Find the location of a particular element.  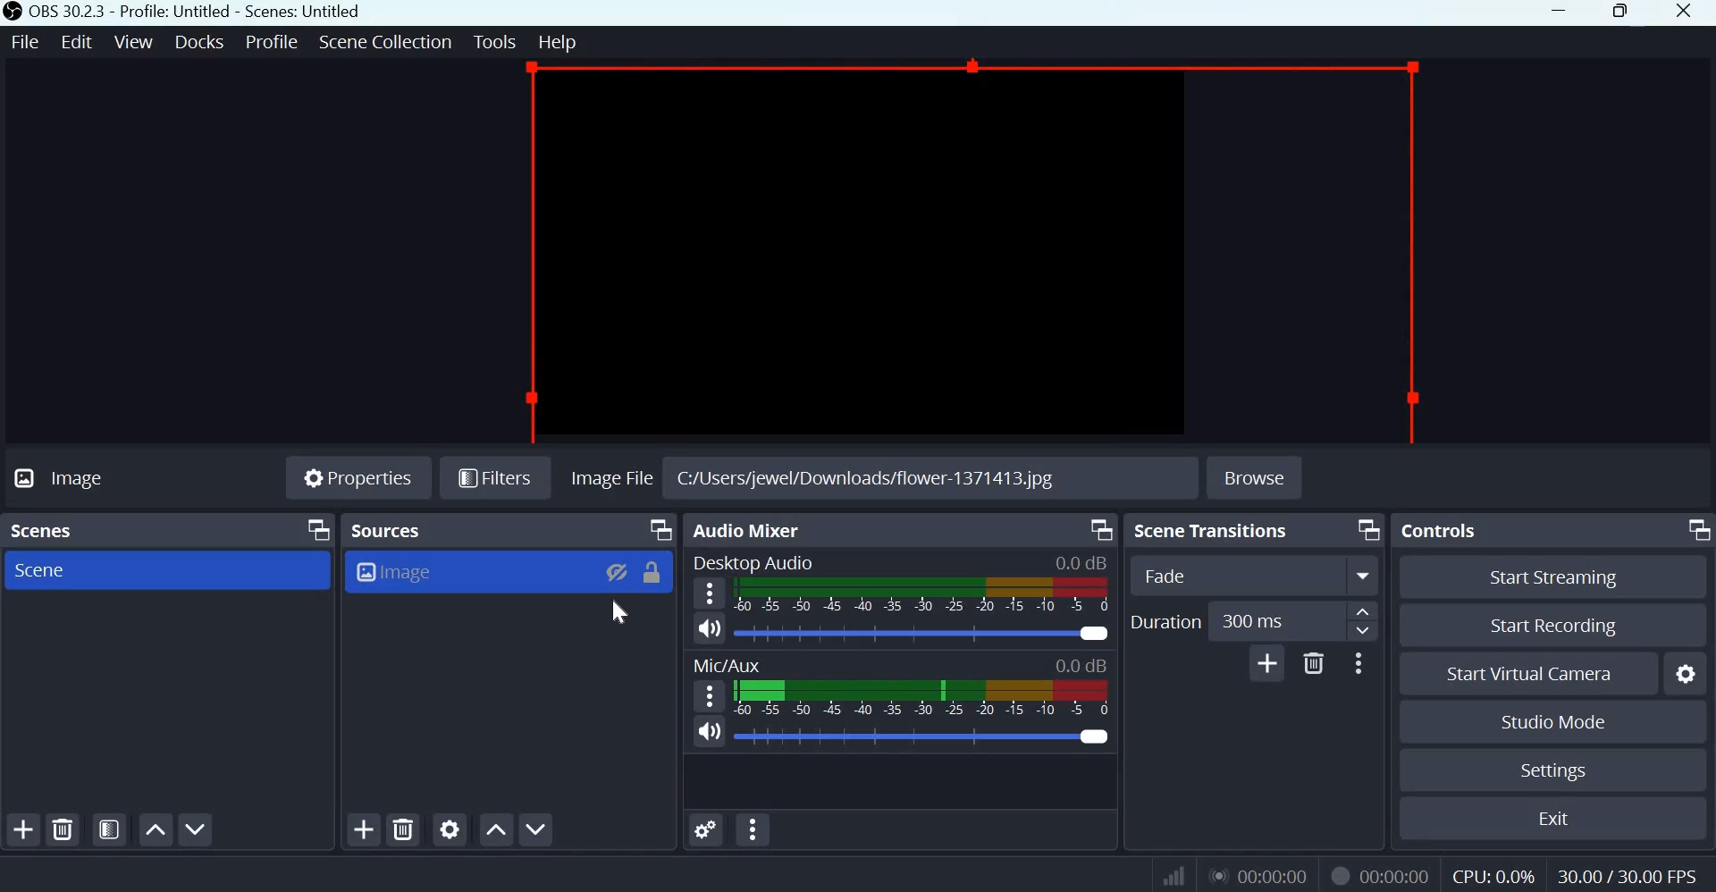

Edit is located at coordinates (77, 39).